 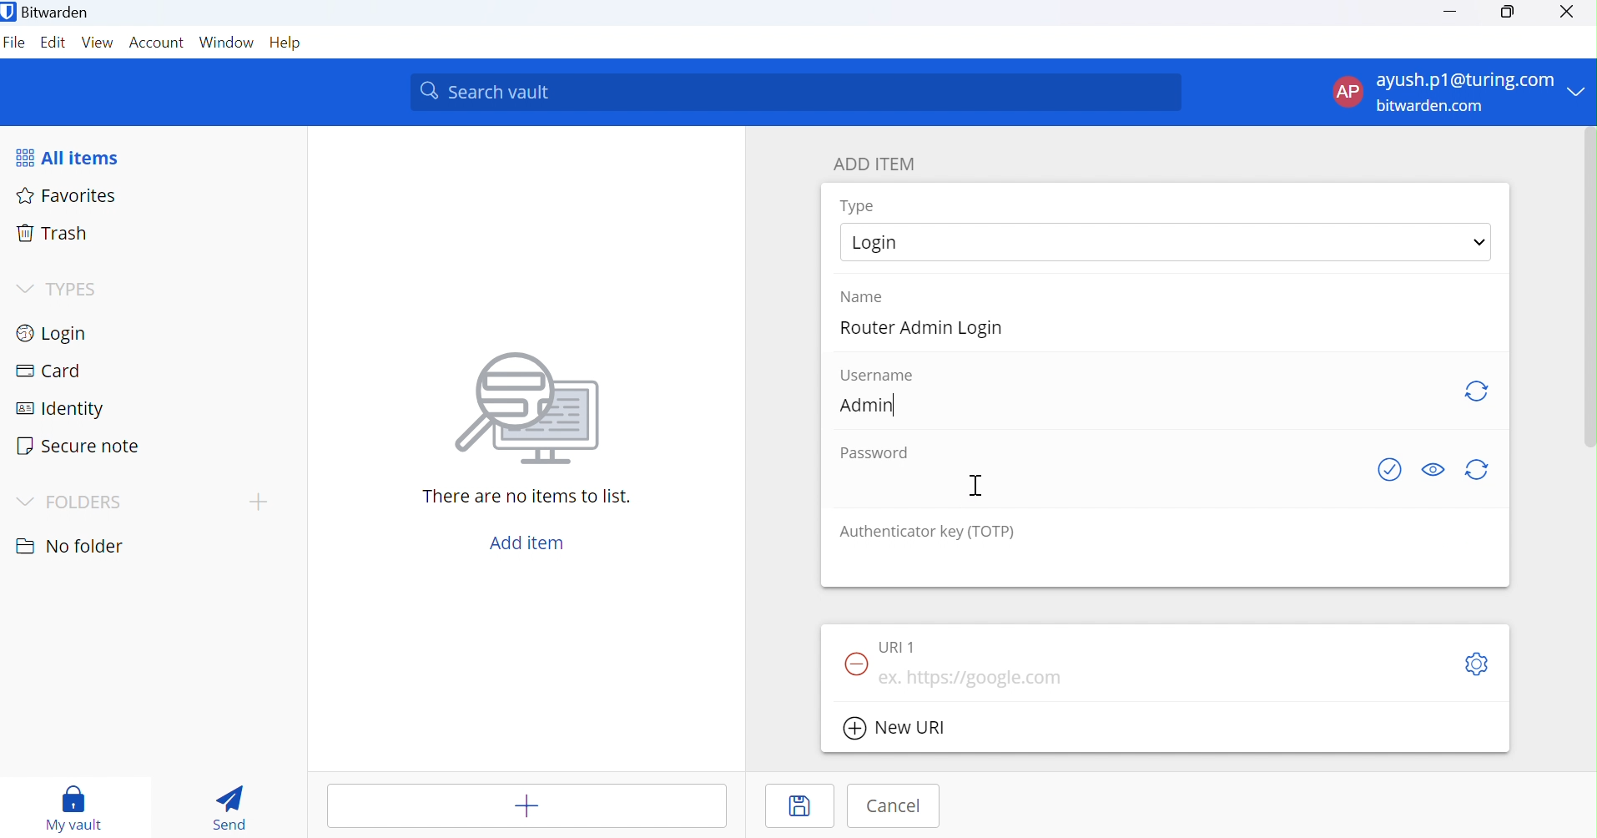 I want to click on Identity, so click(x=68, y=407).